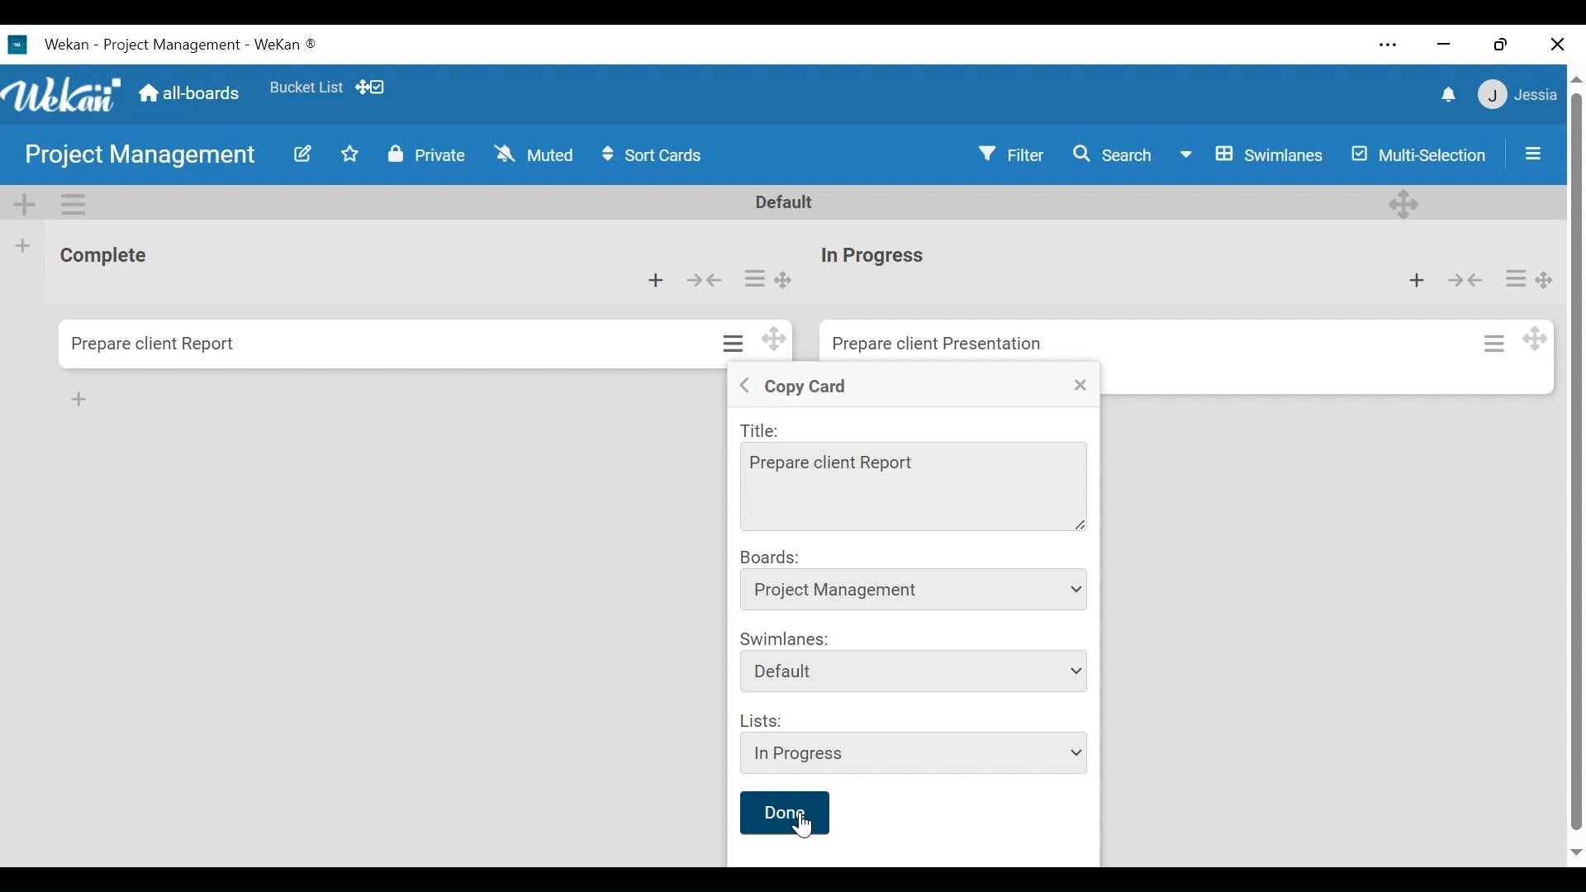 This screenshot has height=892, width=1586. Describe the element at coordinates (1081, 386) in the screenshot. I see `Close` at that location.